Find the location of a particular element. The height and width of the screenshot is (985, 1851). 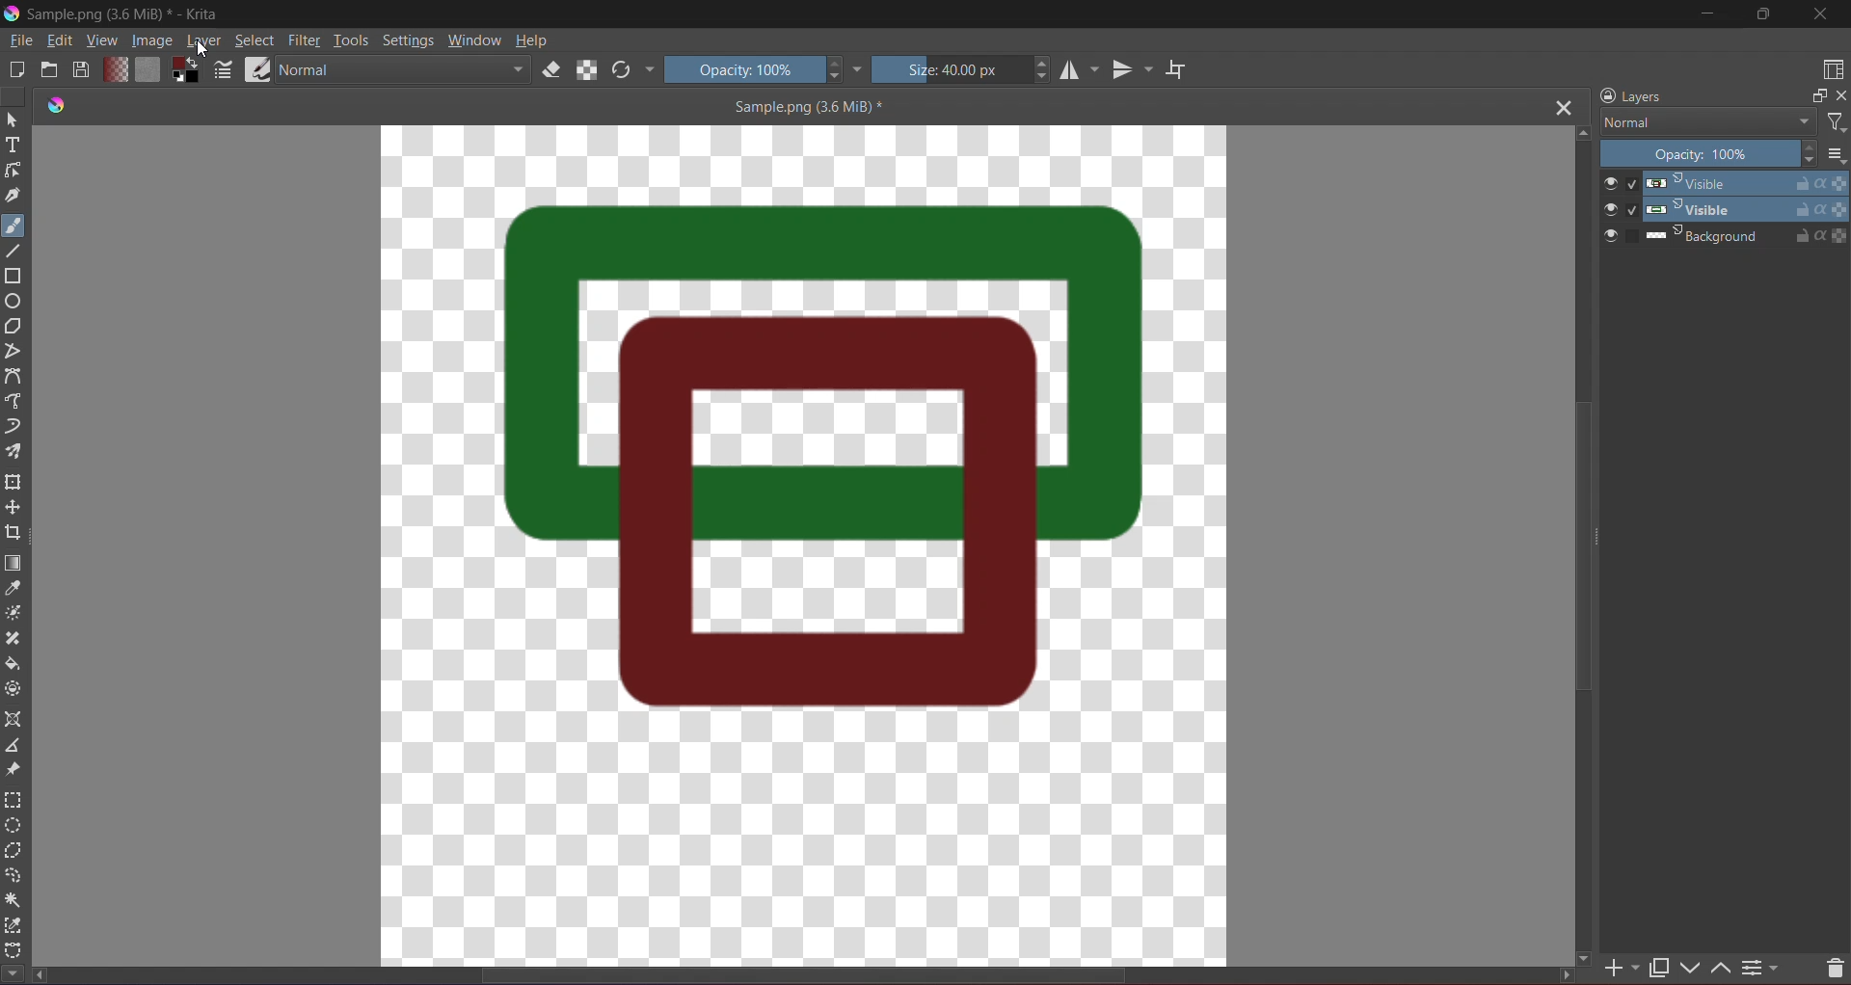

Mask Up is located at coordinates (1719, 964).